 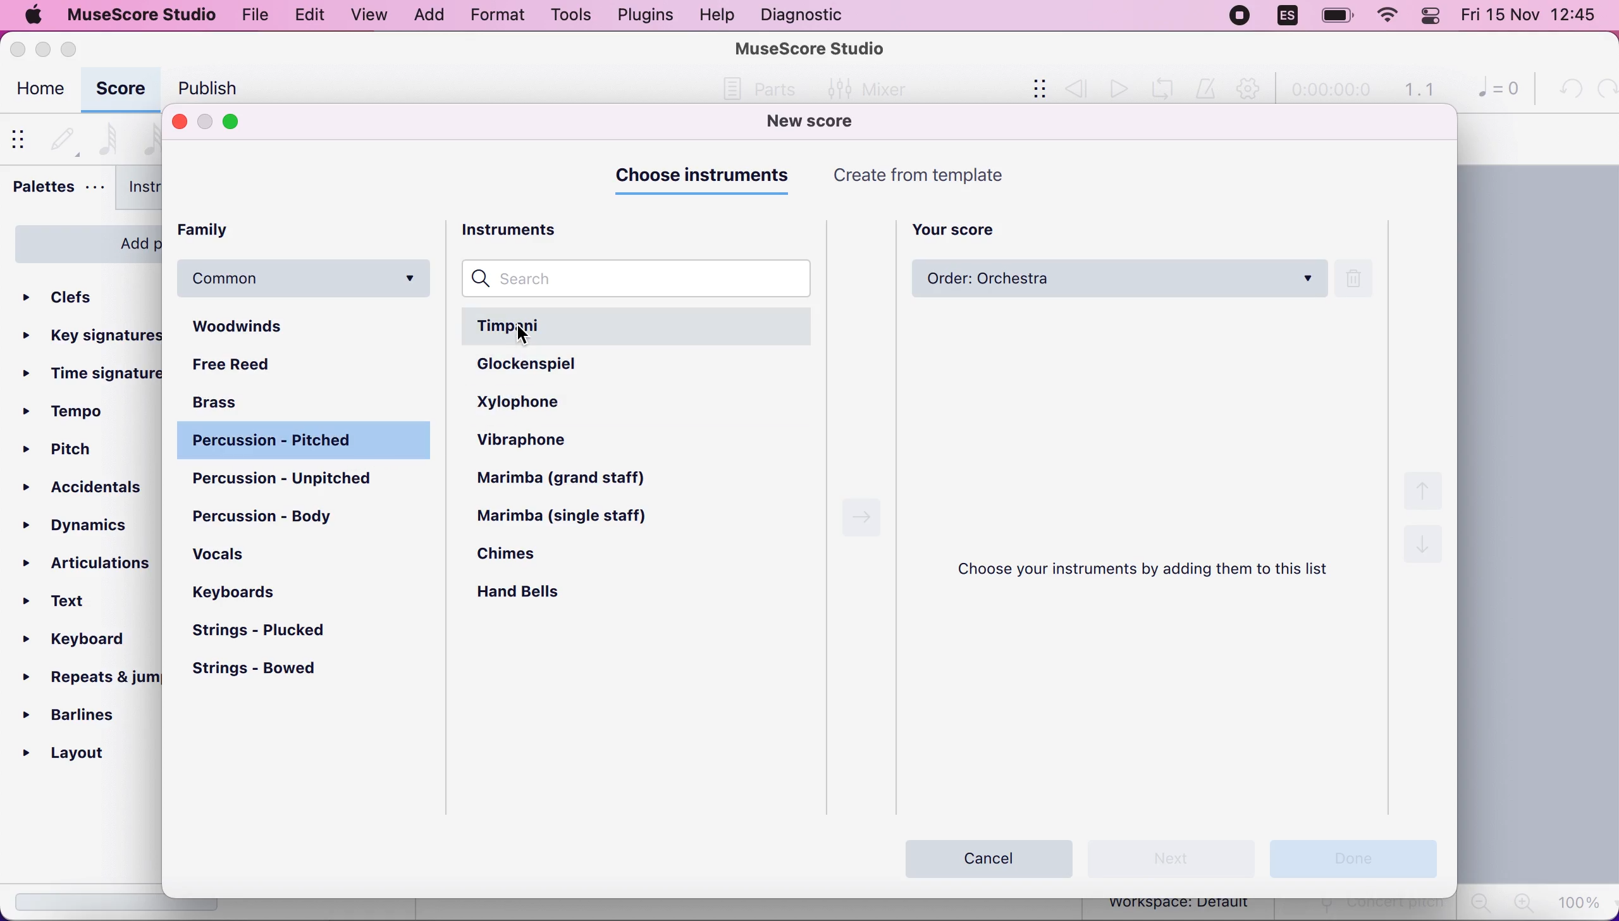 I want to click on zoom in, so click(x=1521, y=903).